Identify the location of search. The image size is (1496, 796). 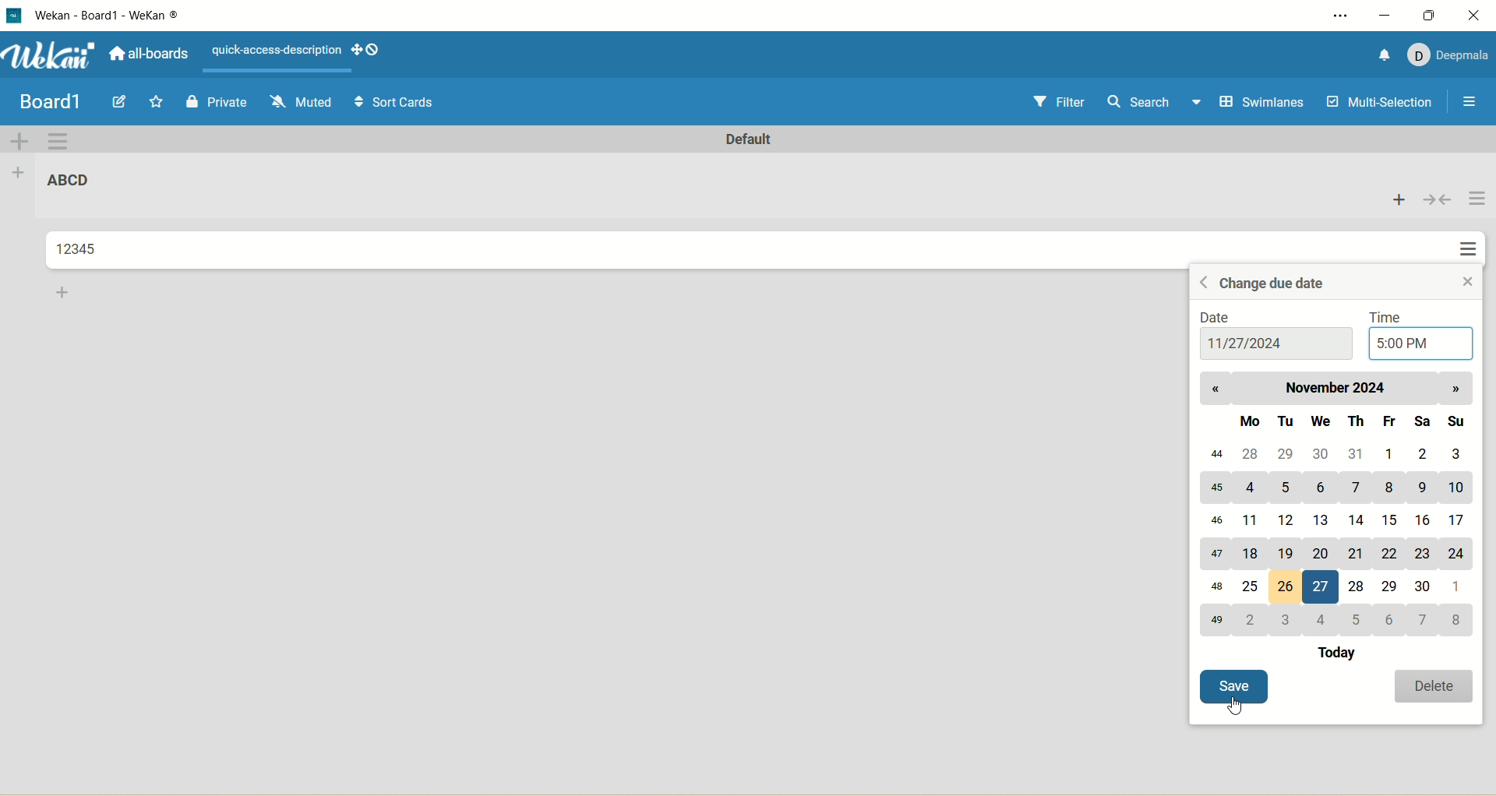
(1156, 104).